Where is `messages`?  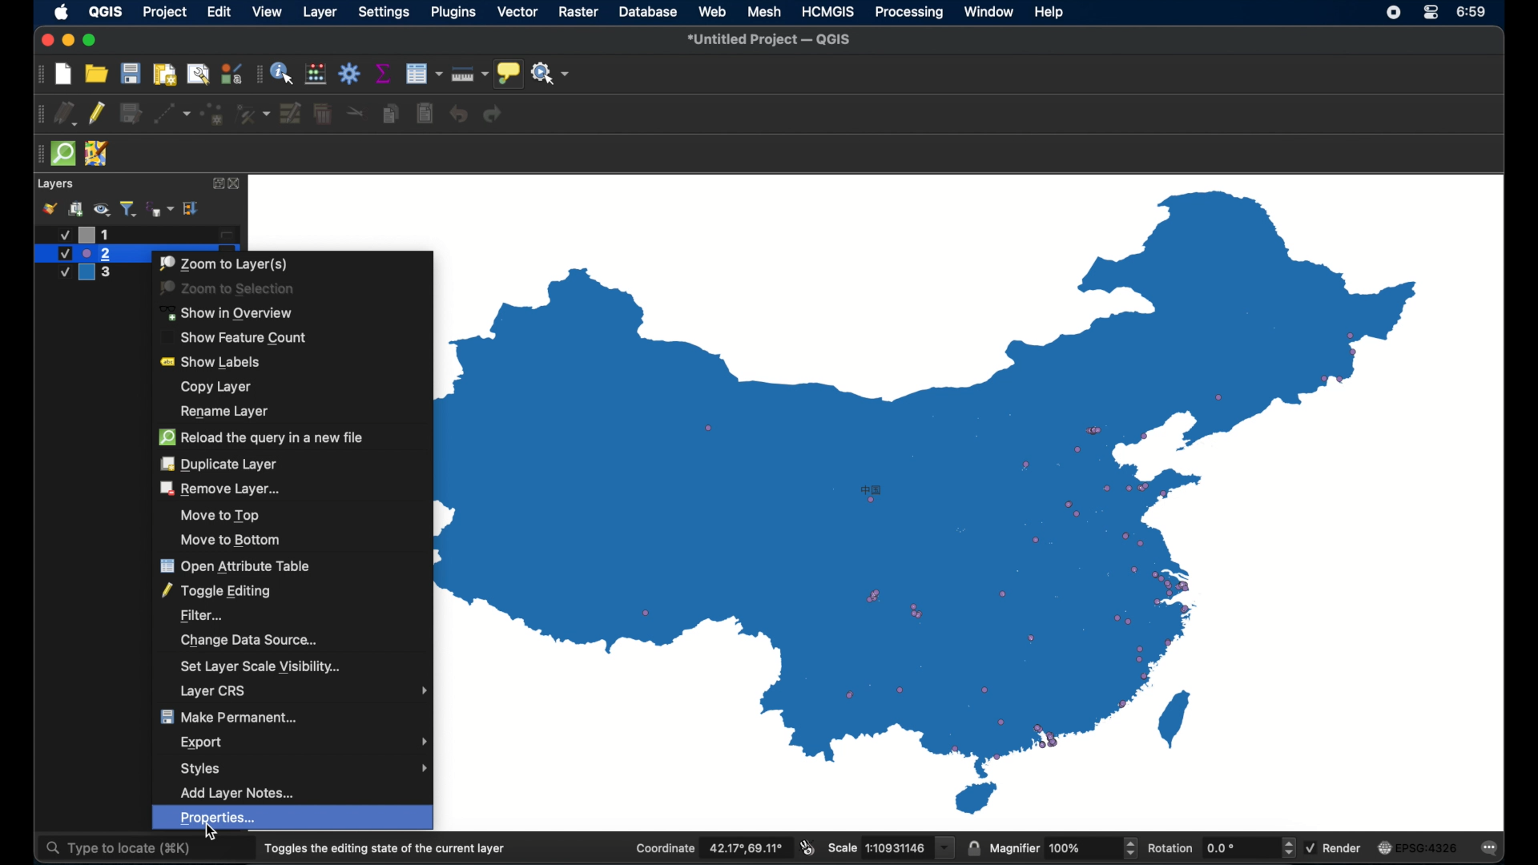 messages is located at coordinates (1491, 849).